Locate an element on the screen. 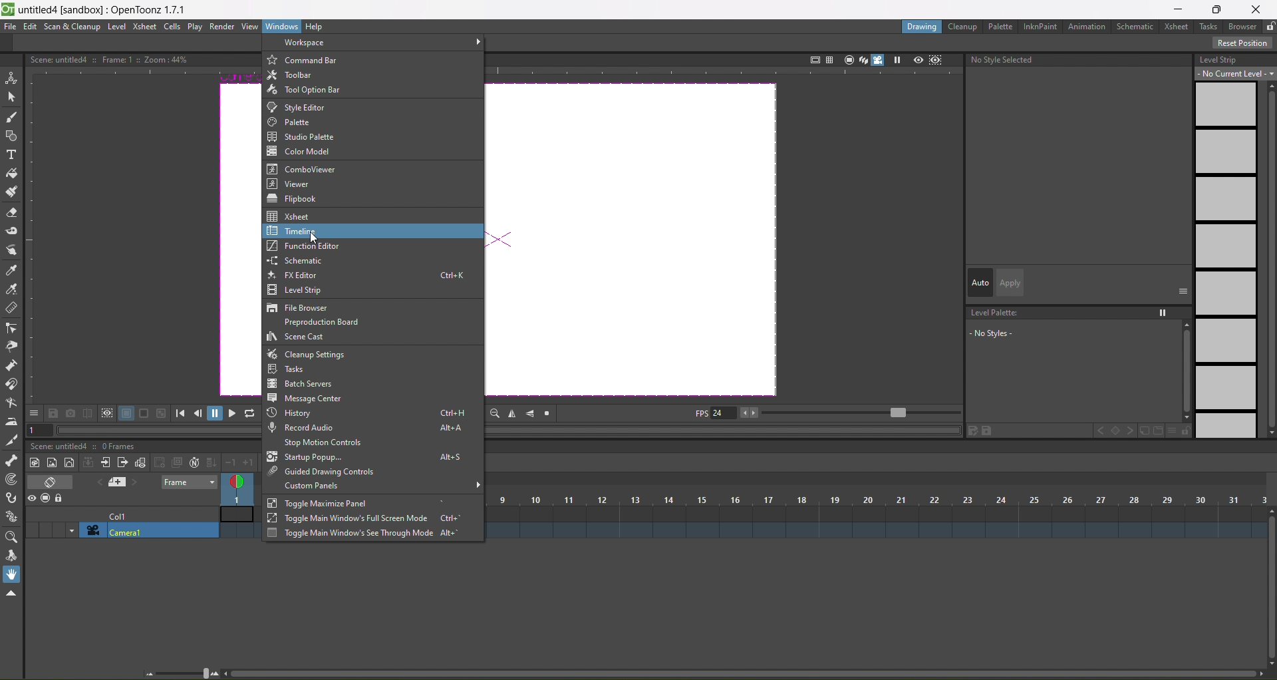 This screenshot has width=1277, height=680. palette is located at coordinates (293, 122).